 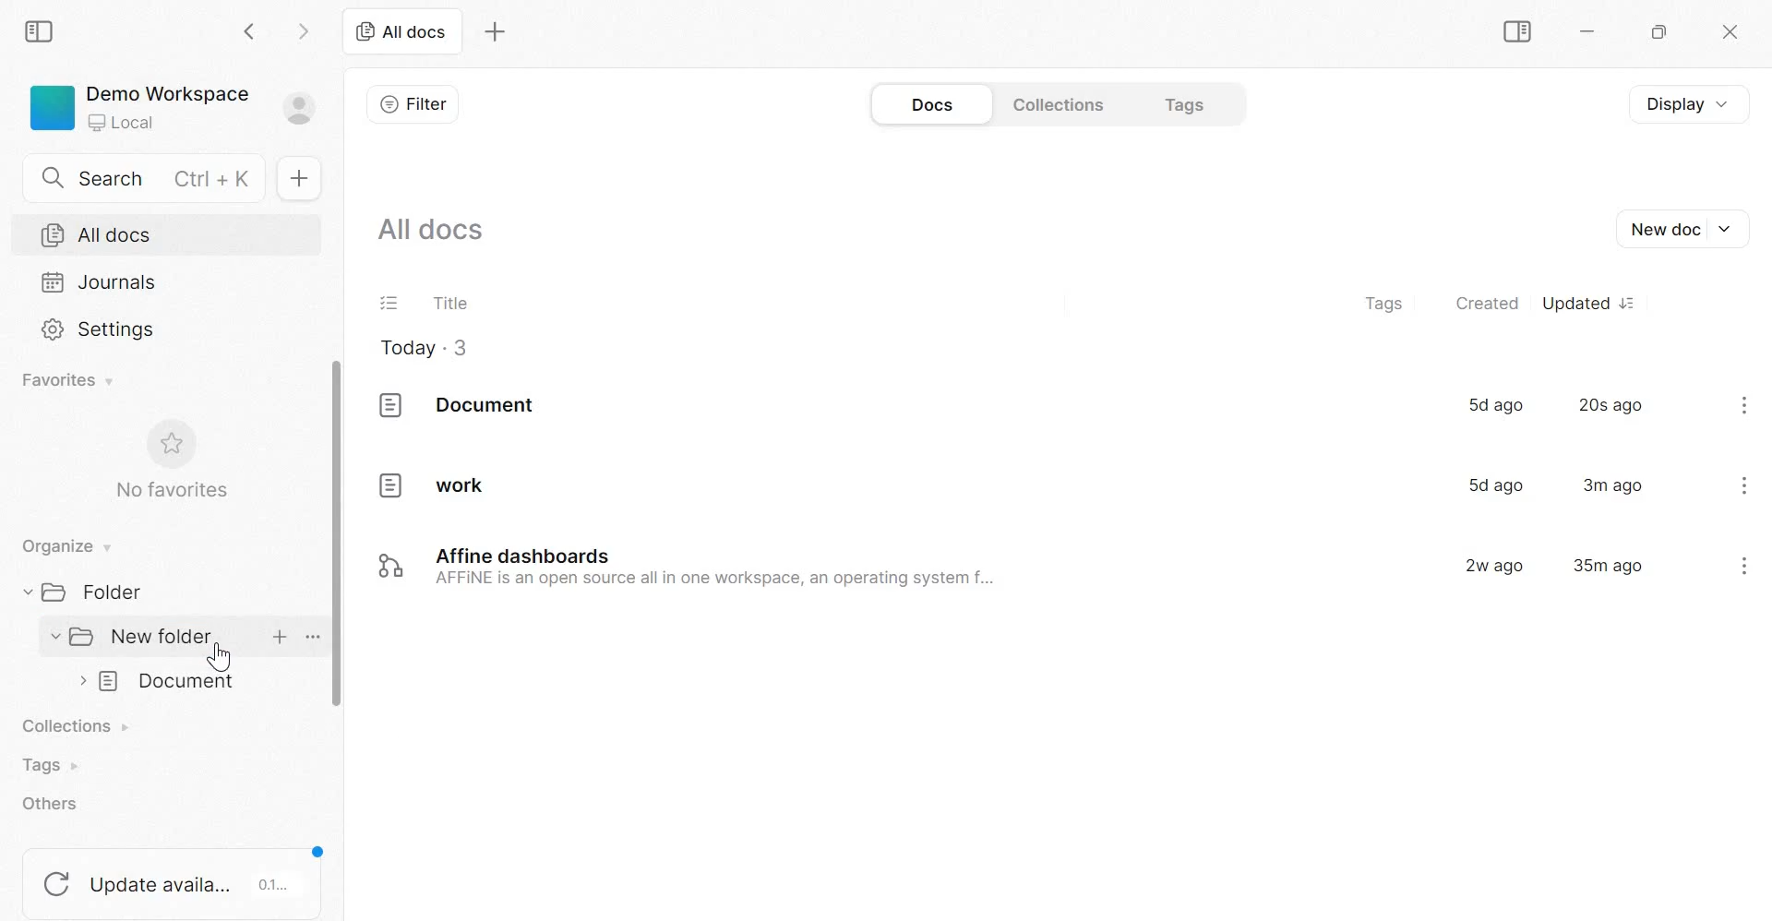 What do you see at coordinates (76, 724) in the screenshot?
I see `collections` at bounding box center [76, 724].